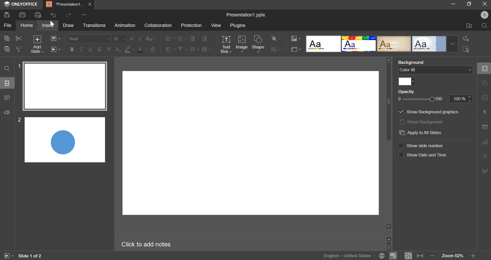 This screenshot has width=491, height=260. Describe the element at coordinates (129, 50) in the screenshot. I see `background color` at that location.